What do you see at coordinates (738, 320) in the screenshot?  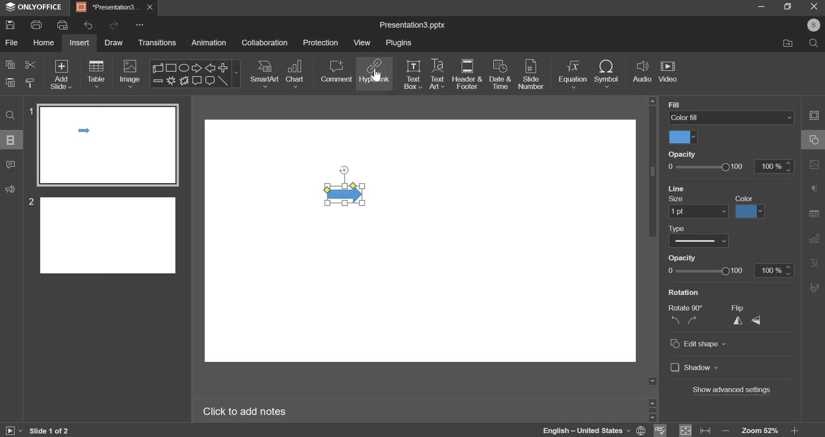 I see `flip horizontally` at bounding box center [738, 320].